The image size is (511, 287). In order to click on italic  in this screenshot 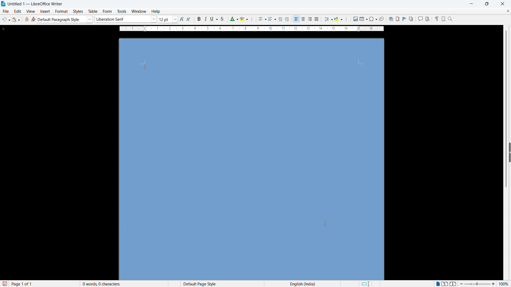, I will do `click(205, 19)`.